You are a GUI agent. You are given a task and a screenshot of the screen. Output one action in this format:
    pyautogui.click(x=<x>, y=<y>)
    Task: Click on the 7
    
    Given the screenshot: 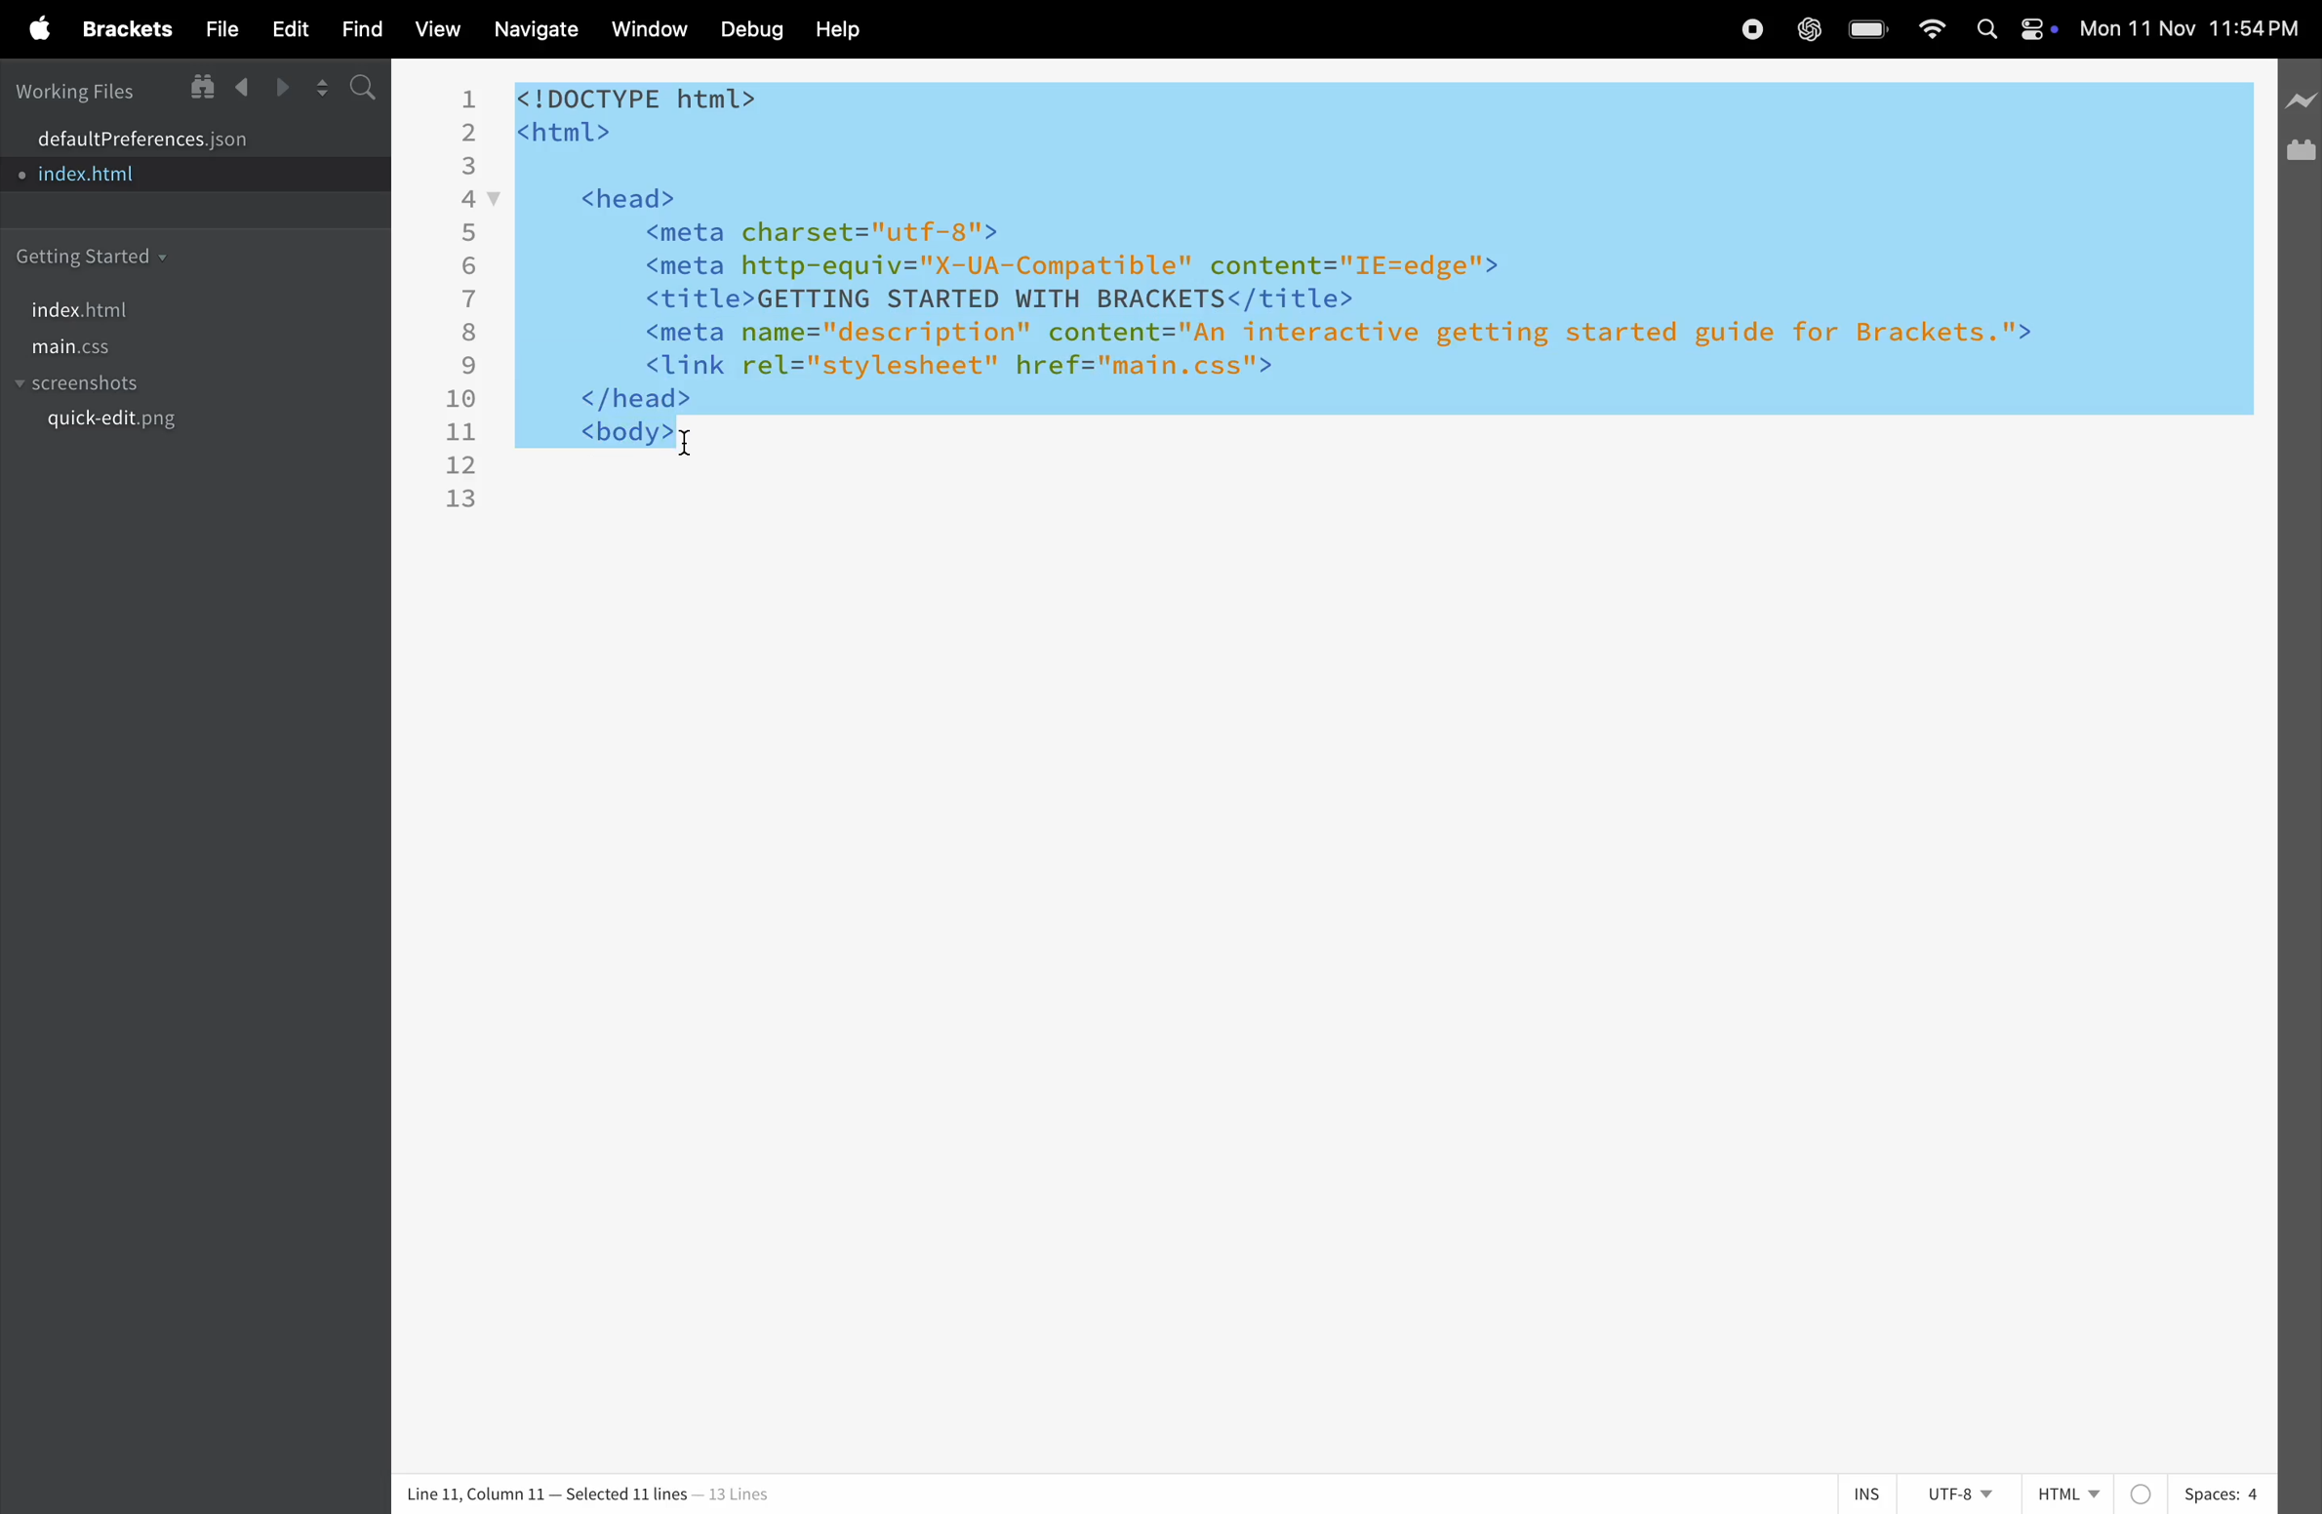 What is the action you would take?
    pyautogui.click(x=473, y=299)
    